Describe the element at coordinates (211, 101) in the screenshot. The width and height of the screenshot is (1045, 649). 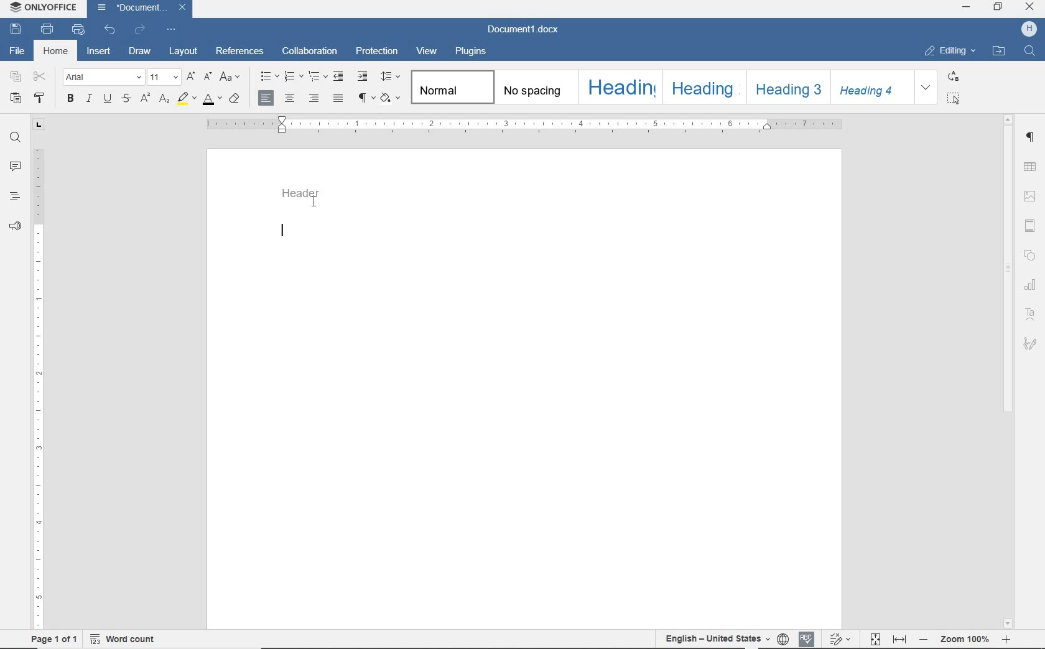
I see `font color` at that location.